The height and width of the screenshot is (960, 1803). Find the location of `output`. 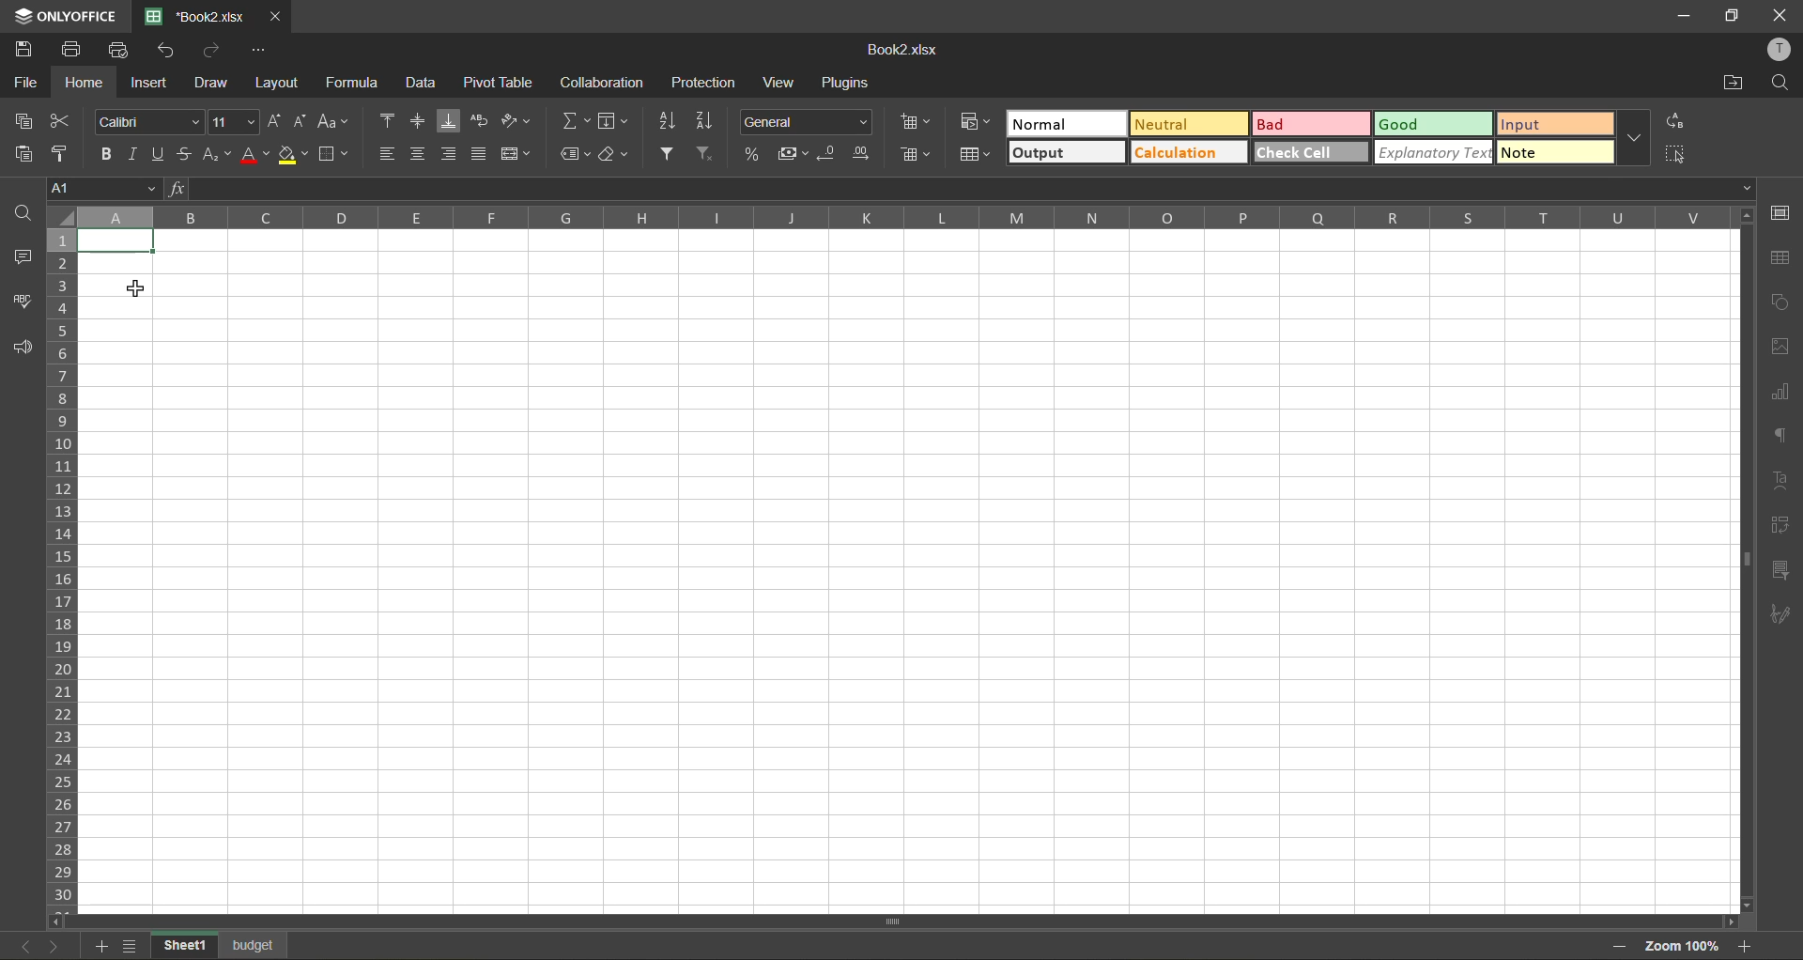

output is located at coordinates (1066, 151).